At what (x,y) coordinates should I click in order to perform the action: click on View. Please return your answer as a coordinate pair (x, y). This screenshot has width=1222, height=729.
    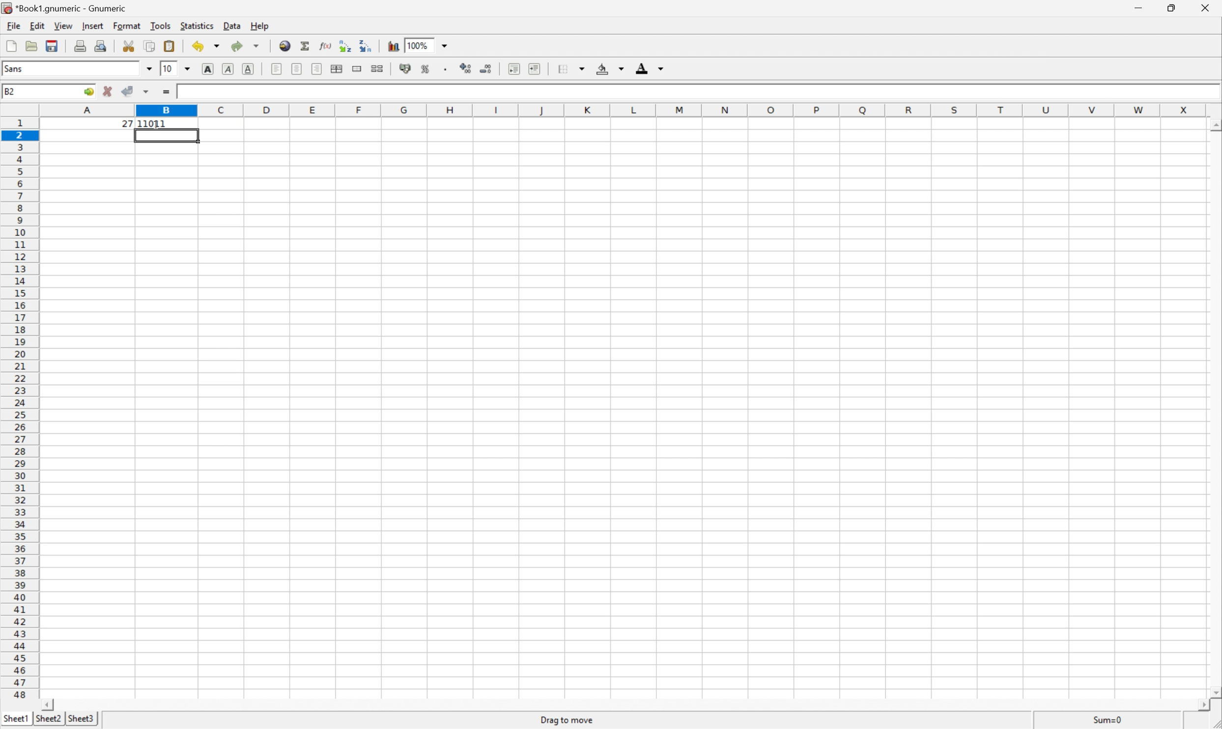
    Looking at the image, I should click on (63, 26).